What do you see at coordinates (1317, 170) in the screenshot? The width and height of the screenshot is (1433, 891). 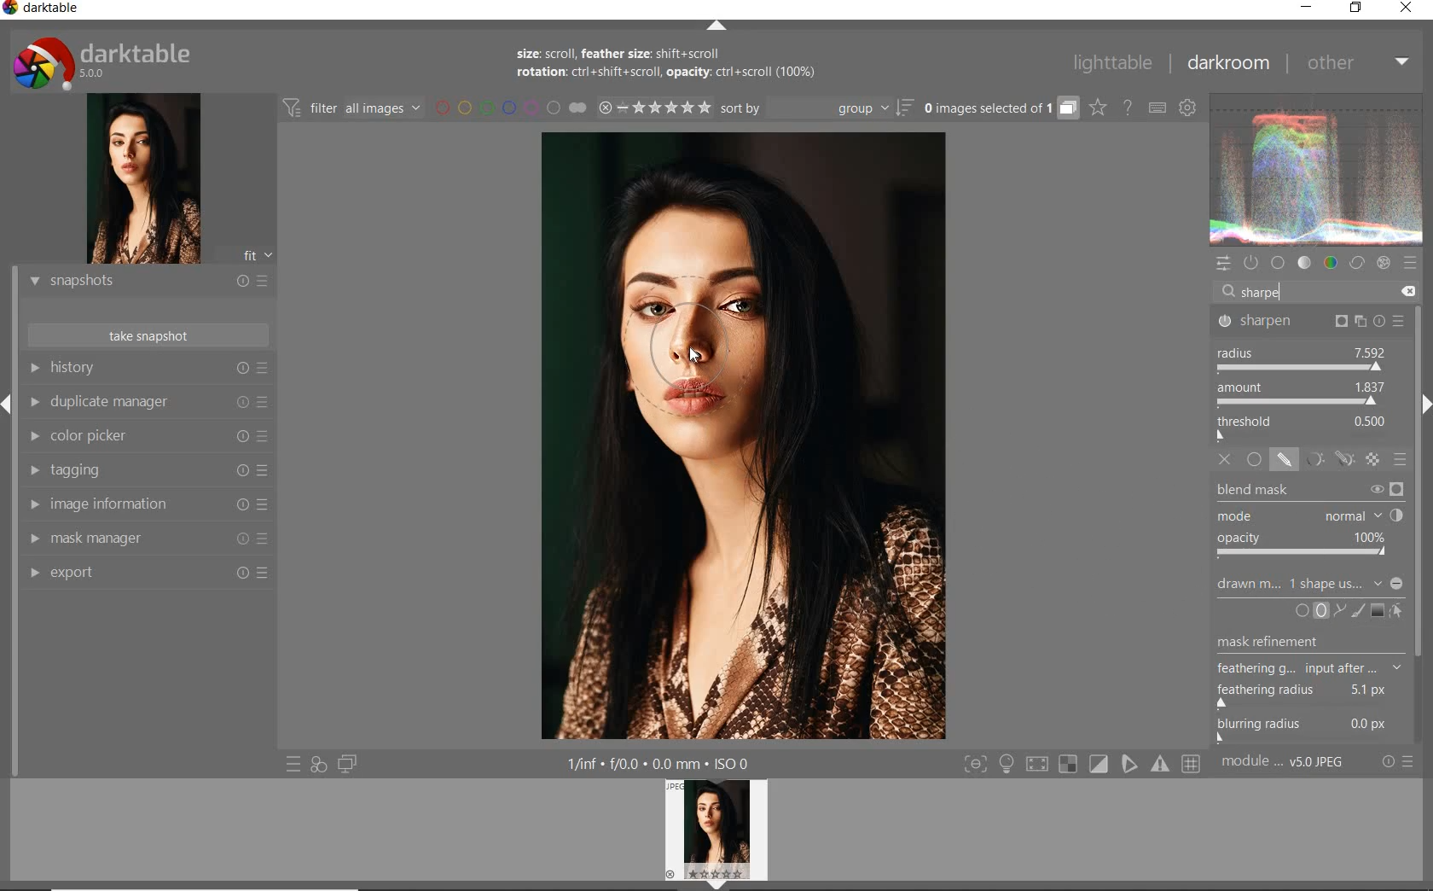 I see `waveform` at bounding box center [1317, 170].